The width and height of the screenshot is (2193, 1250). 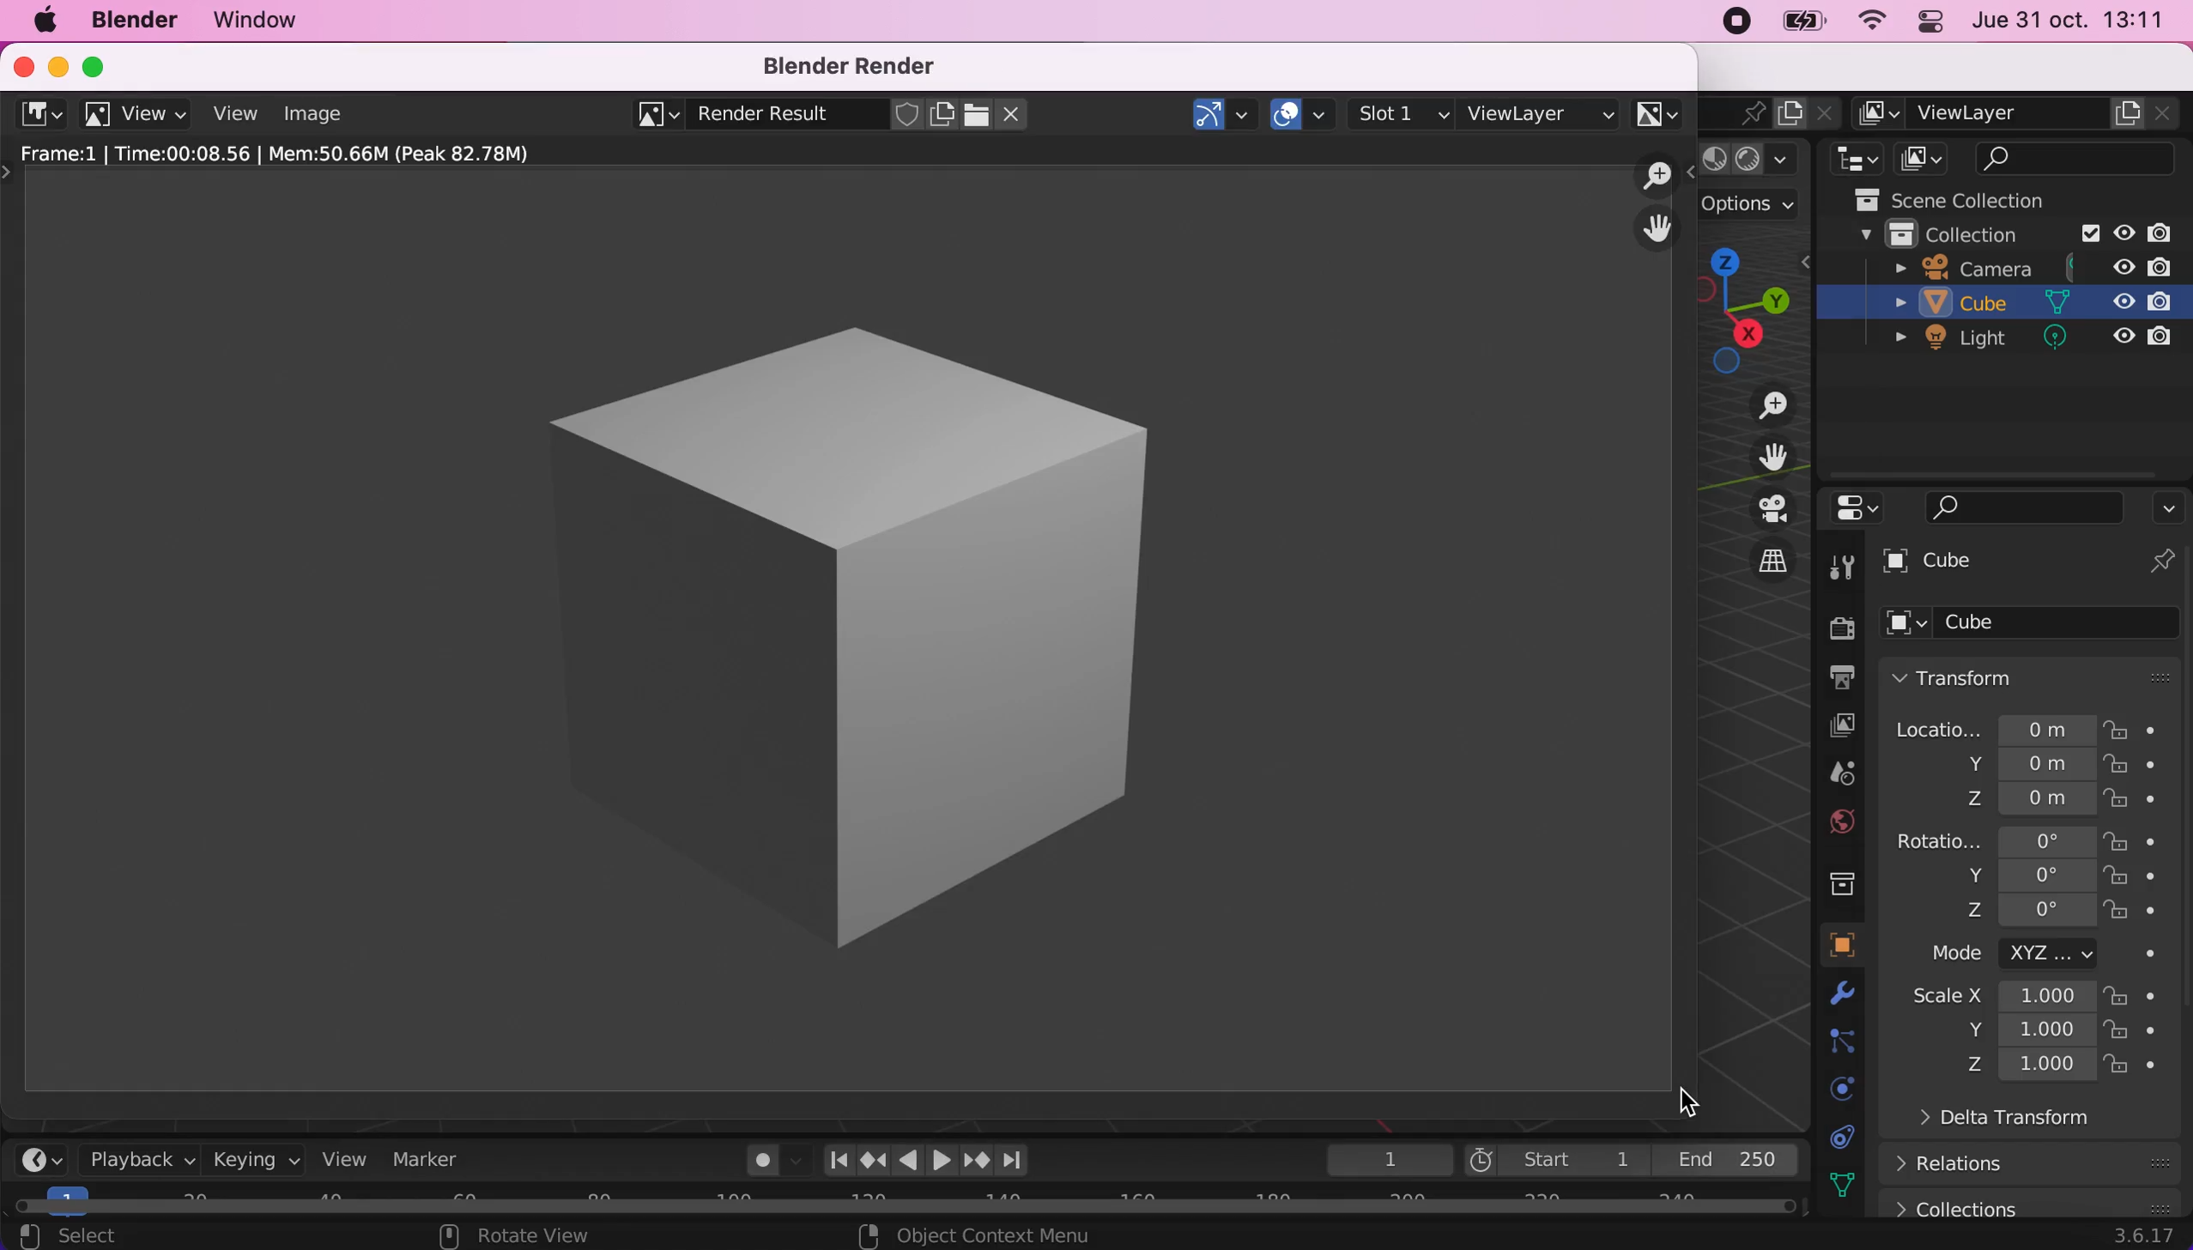 I want to click on 1, so click(x=1380, y=1159).